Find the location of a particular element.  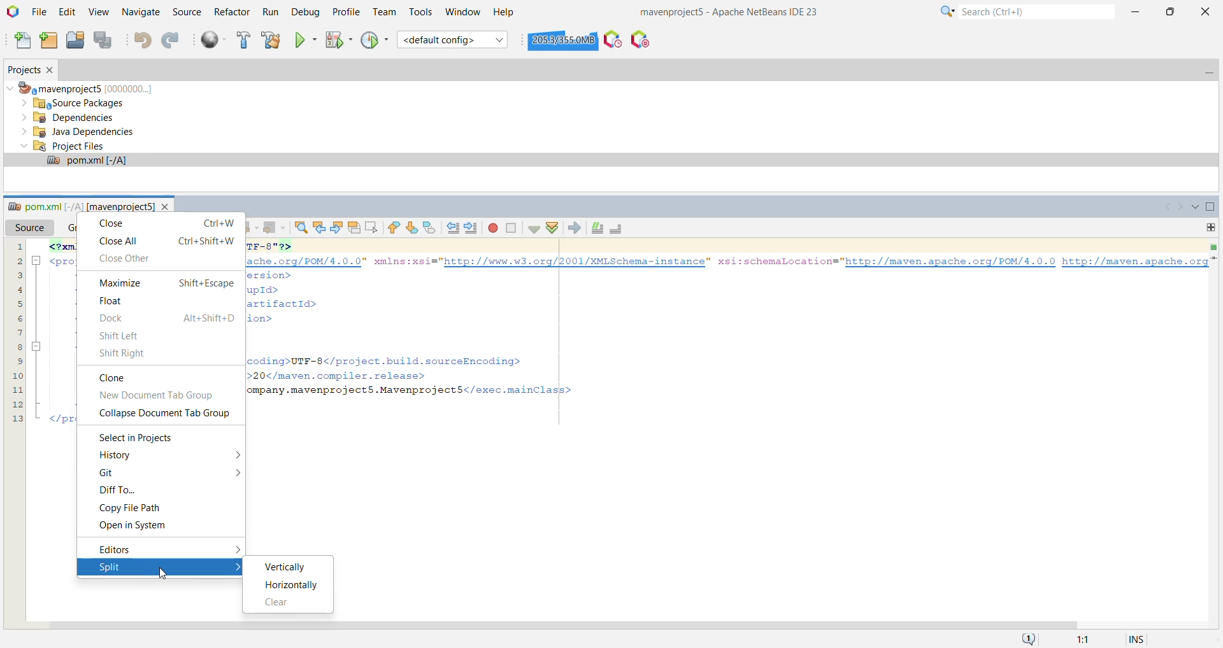

Edit is located at coordinates (69, 12).